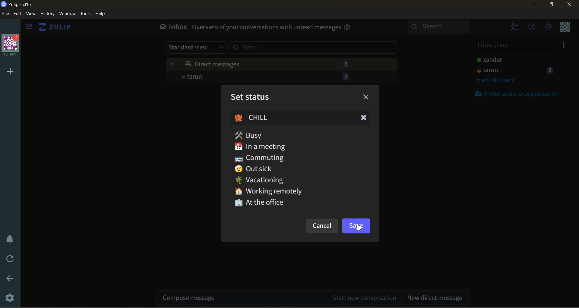 The height and width of the screenshot is (308, 579). I want to click on hide users list, so click(513, 29).